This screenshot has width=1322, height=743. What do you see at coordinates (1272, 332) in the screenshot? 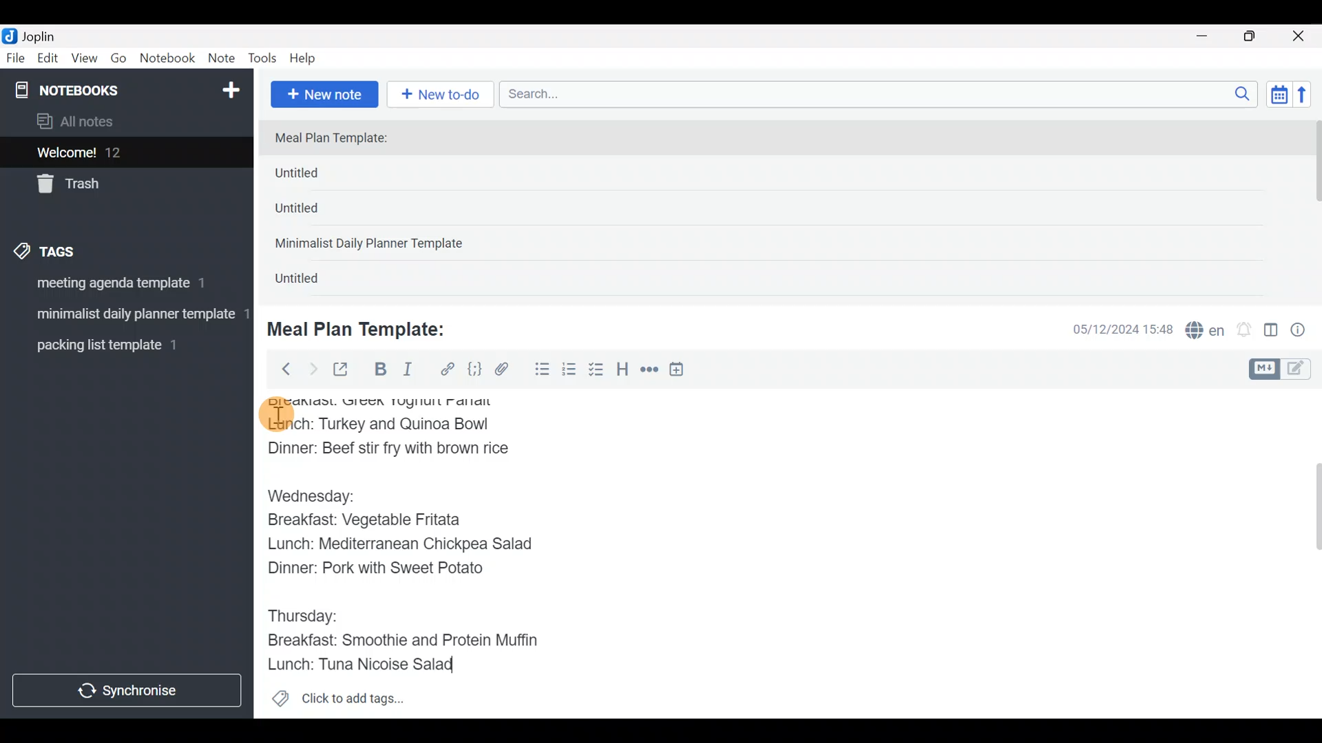
I see `Toggle editor layout` at bounding box center [1272, 332].